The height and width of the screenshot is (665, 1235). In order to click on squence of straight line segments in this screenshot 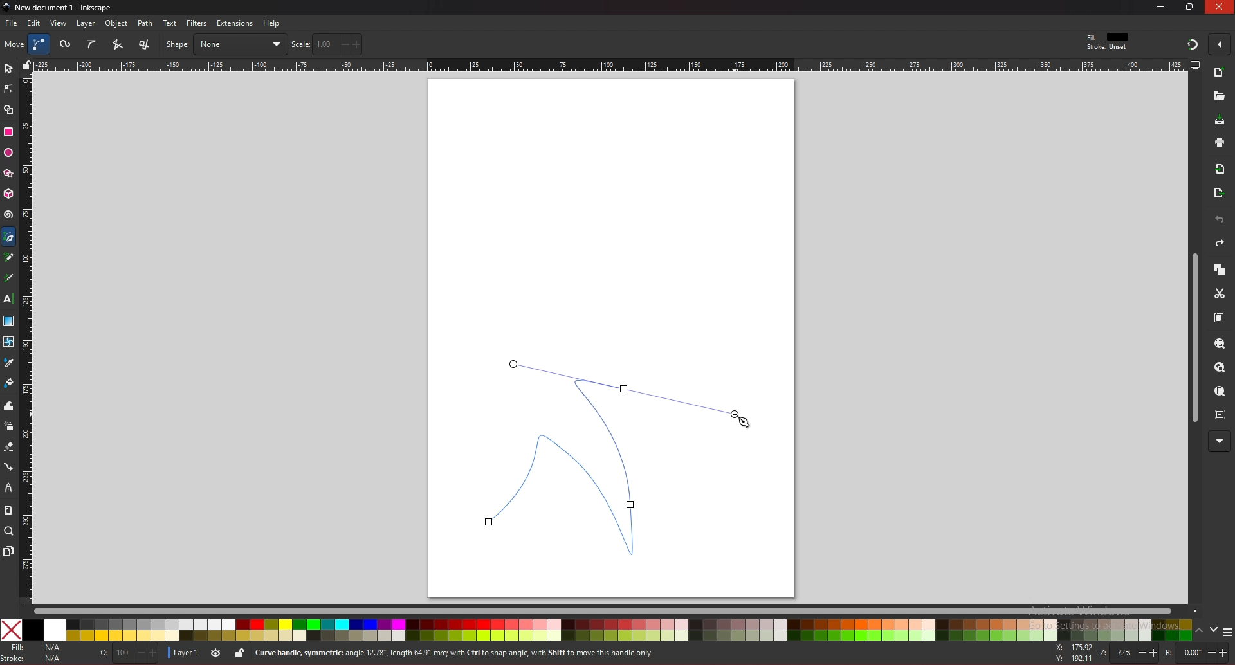, I will do `click(117, 44)`.